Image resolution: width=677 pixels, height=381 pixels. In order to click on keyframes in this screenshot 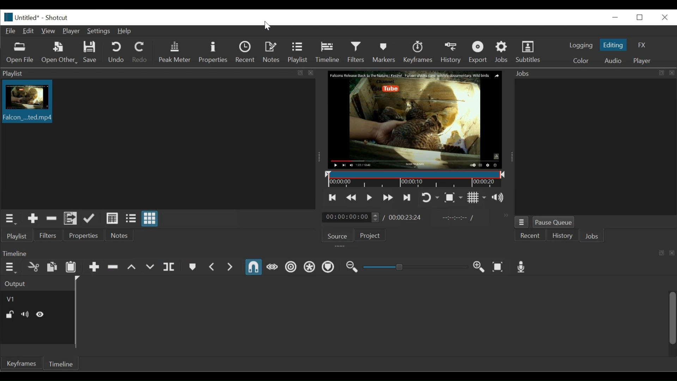, I will do `click(22, 364)`.